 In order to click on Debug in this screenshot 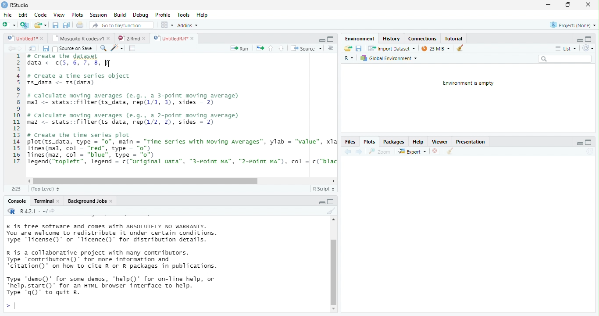, I will do `click(140, 15)`.